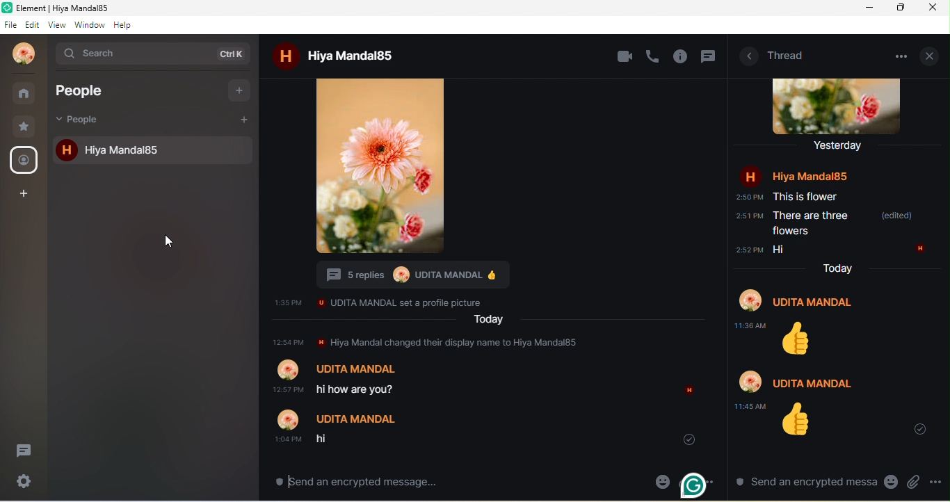 This screenshot has width=950, height=502. Describe the element at coordinates (26, 93) in the screenshot. I see `rooms` at that location.